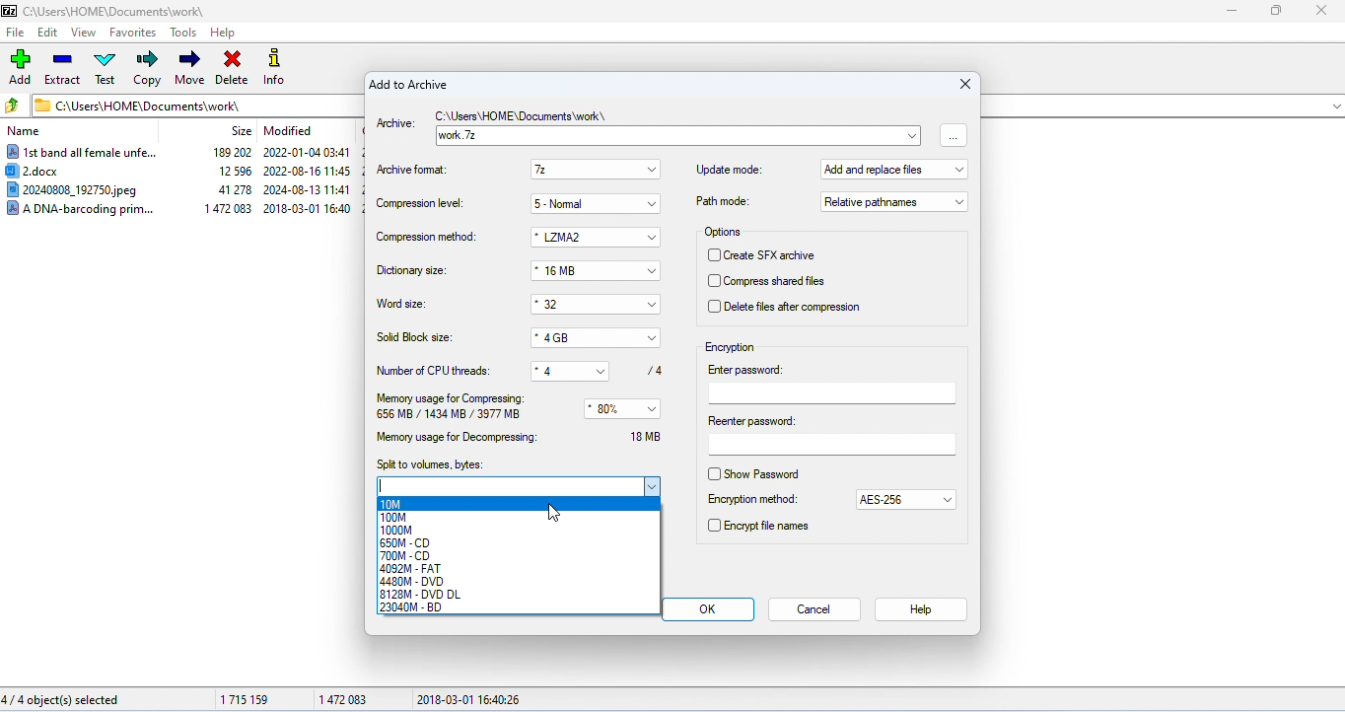 The width and height of the screenshot is (1345, 712). Describe the element at coordinates (583, 203) in the screenshot. I see `5-Normal` at that location.